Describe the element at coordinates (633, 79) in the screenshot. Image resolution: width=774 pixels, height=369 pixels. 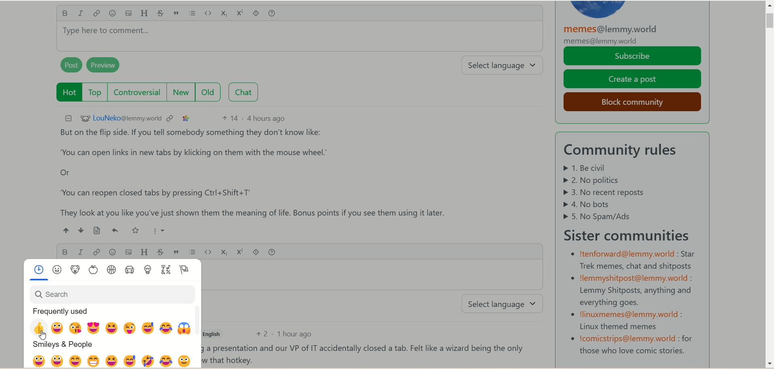
I see `create a post` at that location.